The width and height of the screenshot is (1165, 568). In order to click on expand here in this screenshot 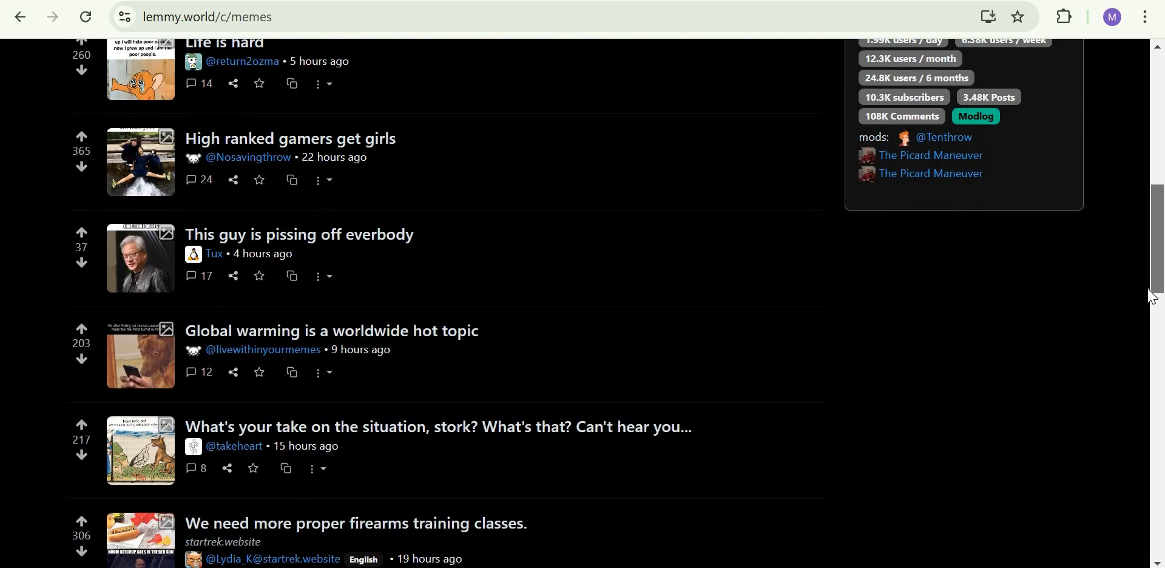, I will do `click(141, 538)`.